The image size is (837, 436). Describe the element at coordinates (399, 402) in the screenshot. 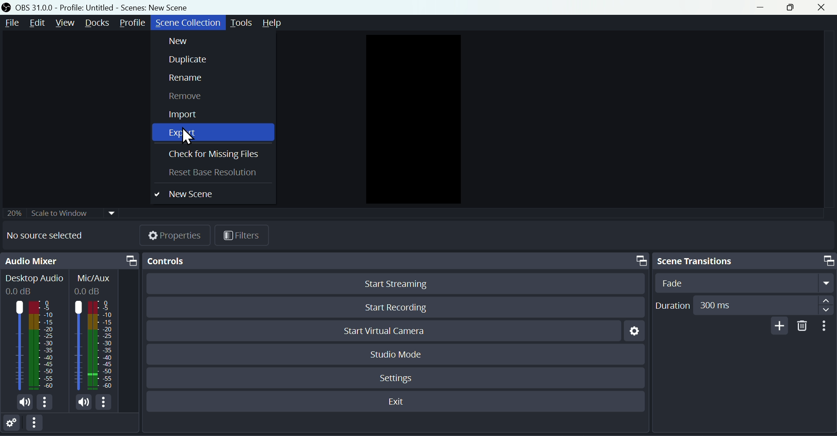

I see `Exit` at that location.